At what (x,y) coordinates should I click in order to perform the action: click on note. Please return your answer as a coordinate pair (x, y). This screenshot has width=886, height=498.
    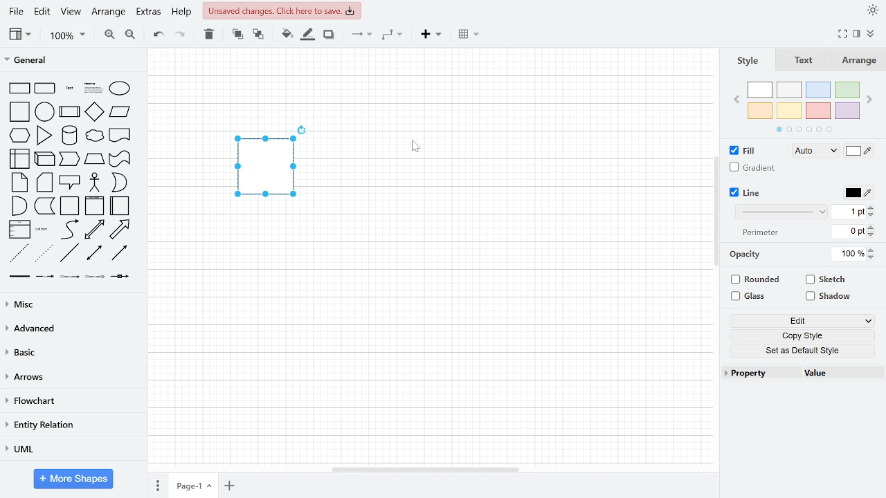
    Looking at the image, I should click on (19, 183).